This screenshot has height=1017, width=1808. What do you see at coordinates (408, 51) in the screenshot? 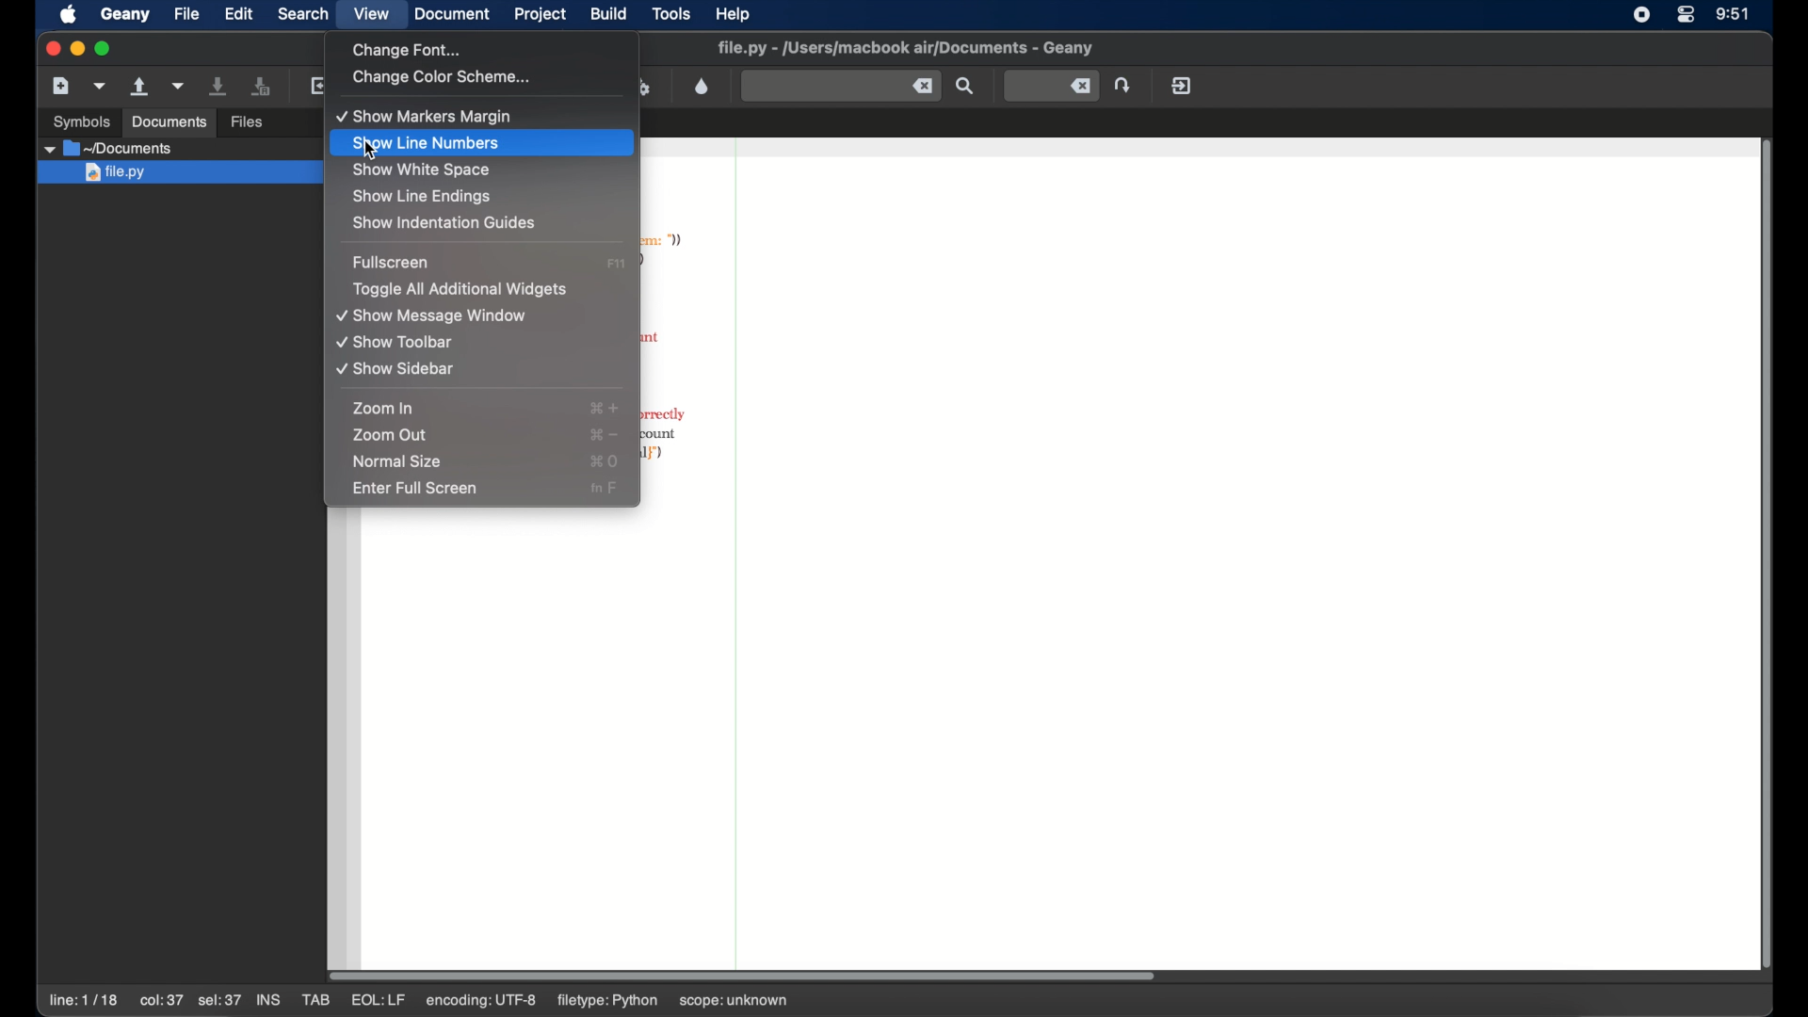
I see `change font` at bounding box center [408, 51].